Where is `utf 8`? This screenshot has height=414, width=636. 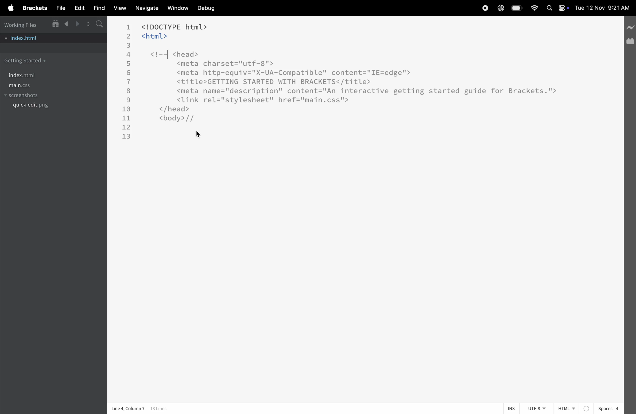 utf 8 is located at coordinates (533, 409).